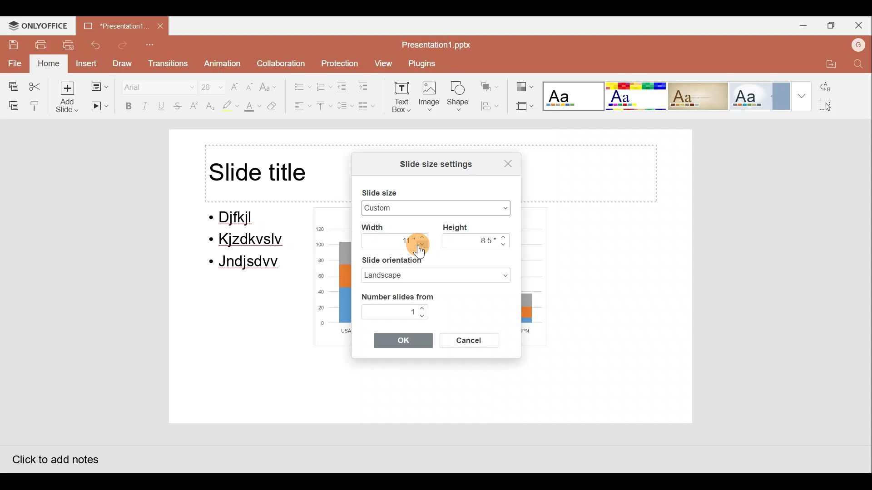 This screenshot has width=872, height=490. What do you see at coordinates (344, 106) in the screenshot?
I see `Line spacing` at bounding box center [344, 106].